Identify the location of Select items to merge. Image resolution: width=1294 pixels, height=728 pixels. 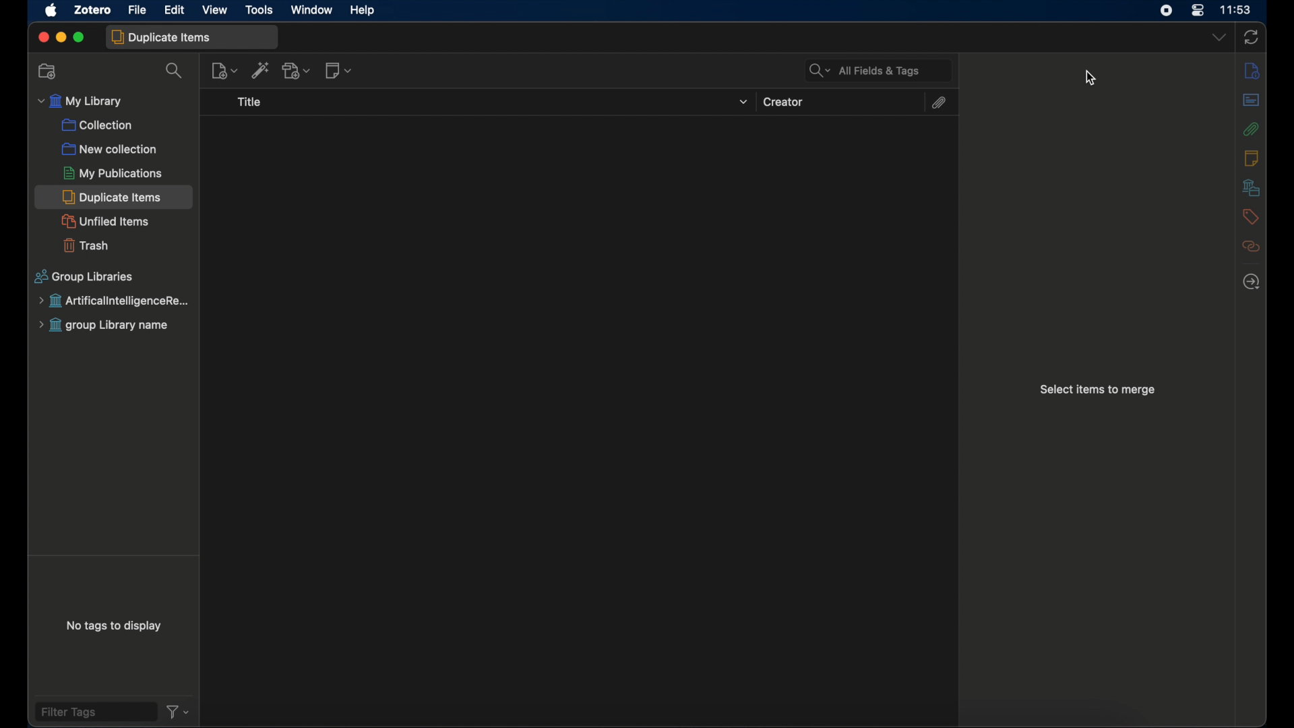
(1099, 392).